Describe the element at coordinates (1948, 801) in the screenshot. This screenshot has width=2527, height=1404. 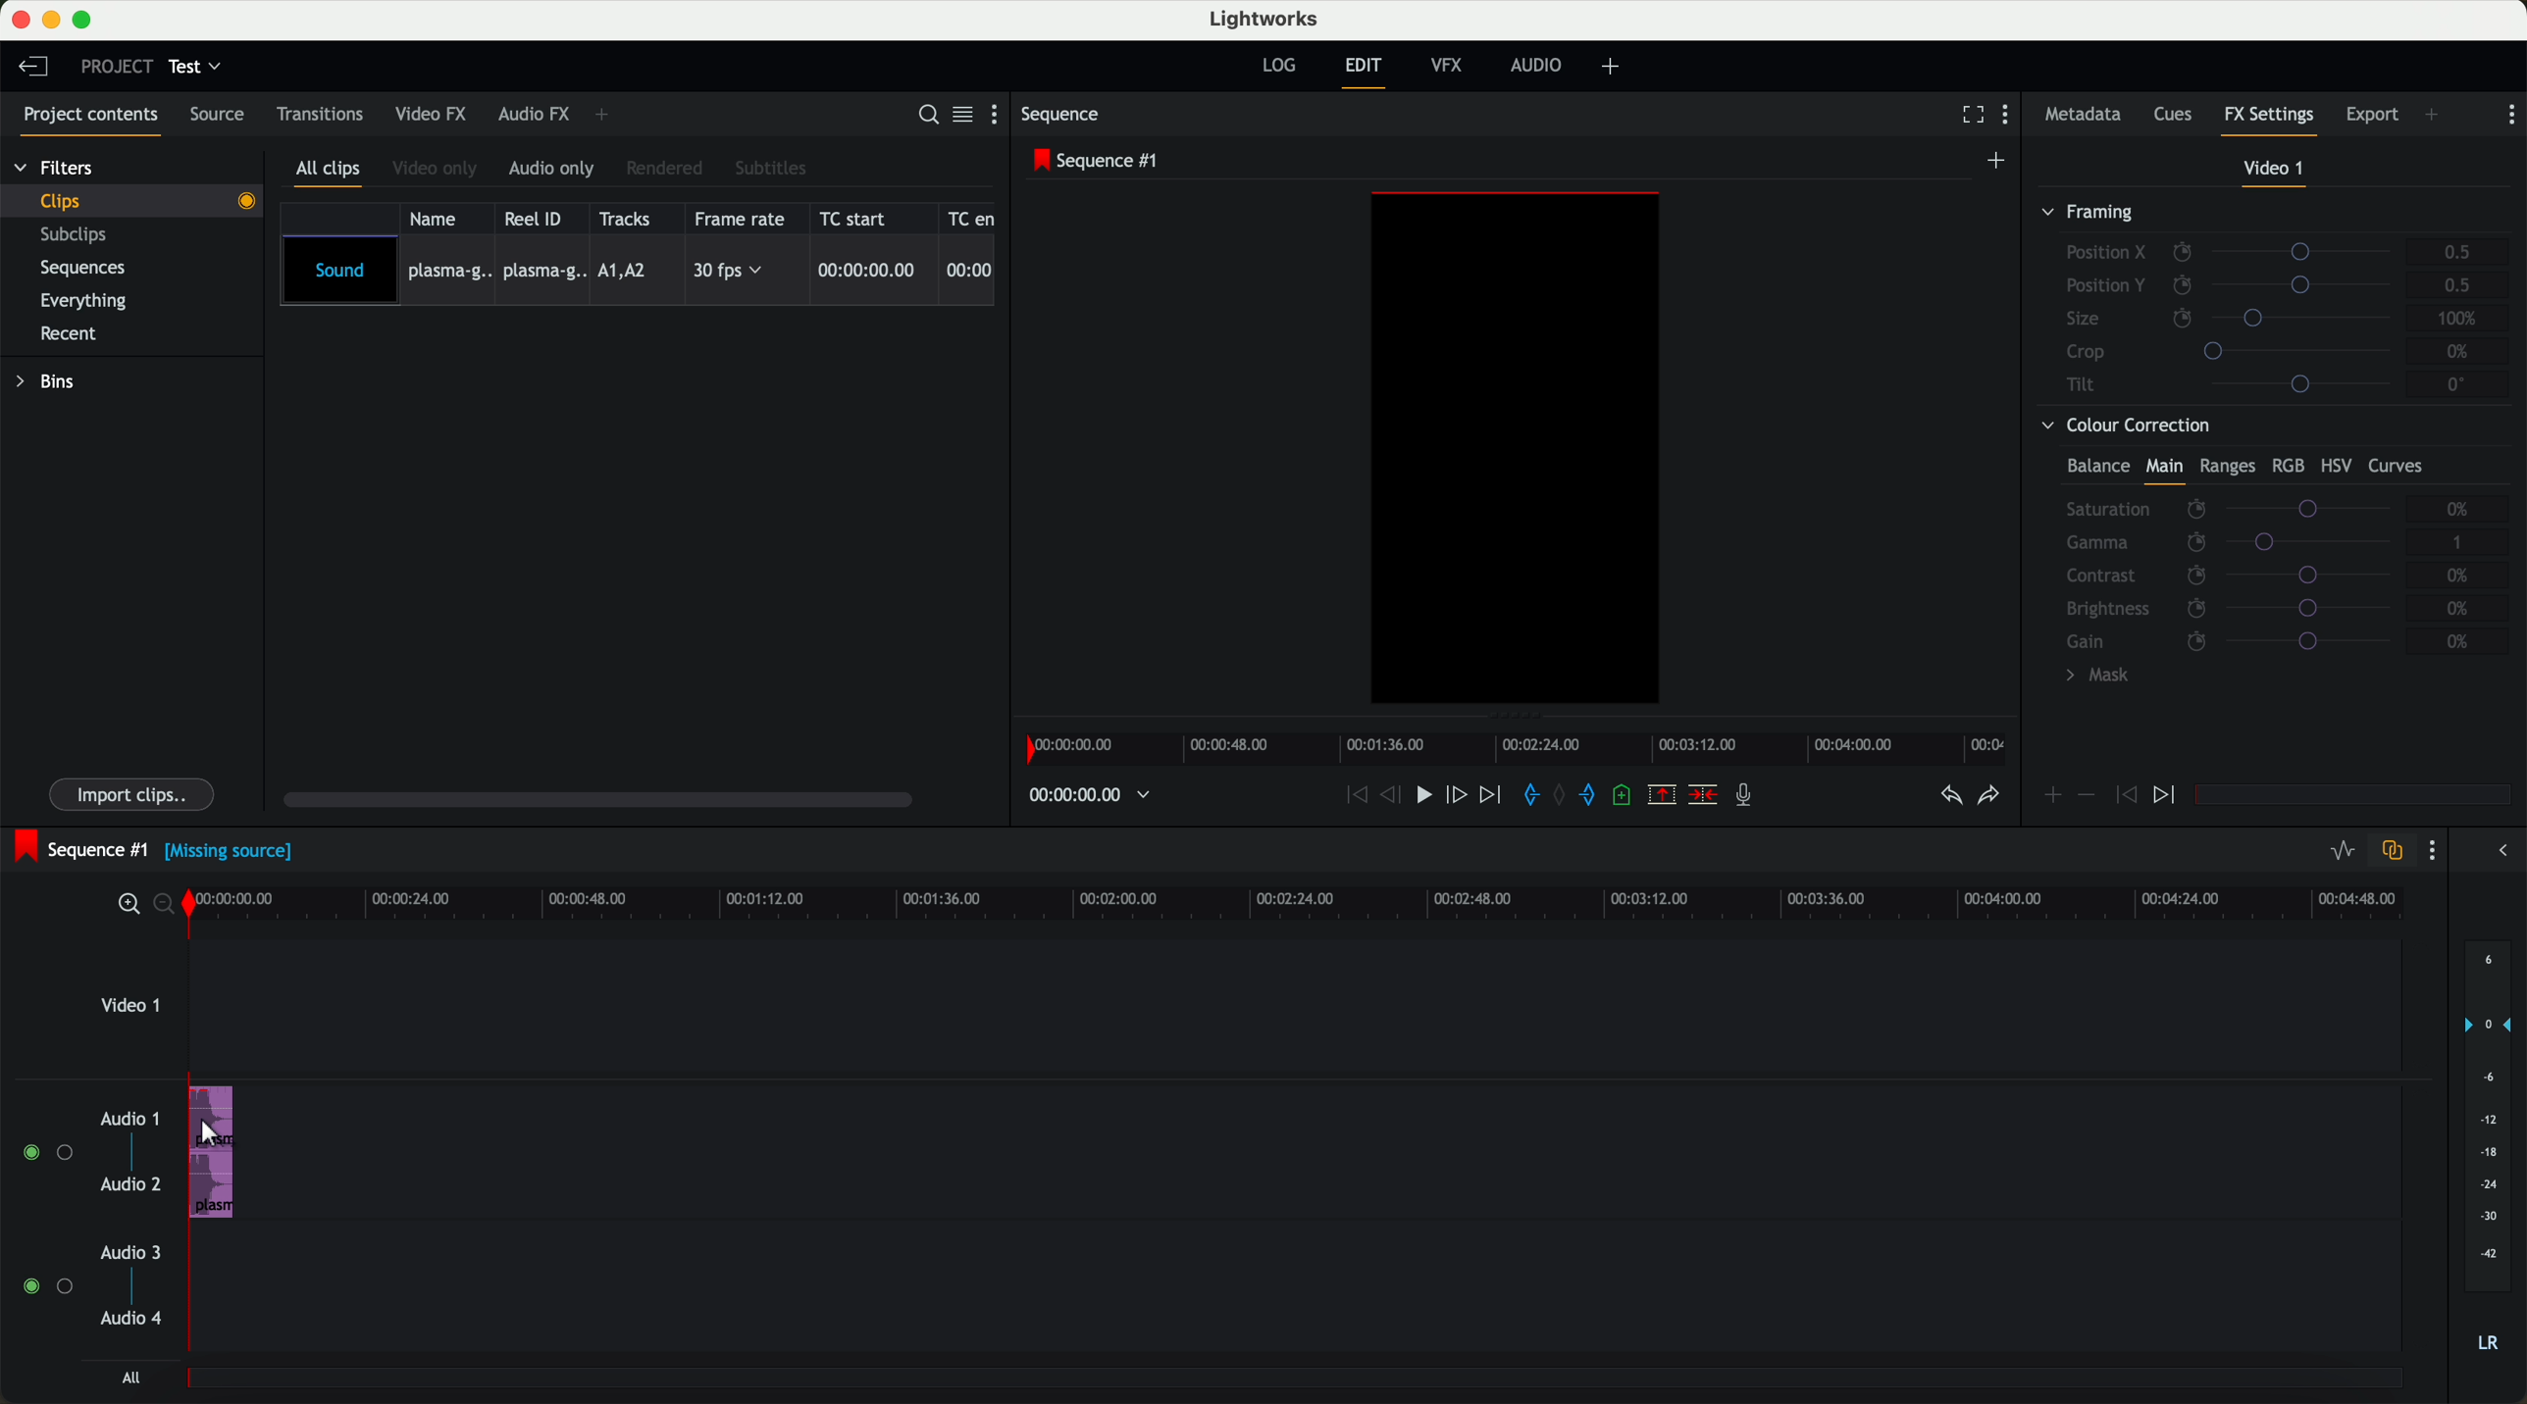
I see `undo` at that location.